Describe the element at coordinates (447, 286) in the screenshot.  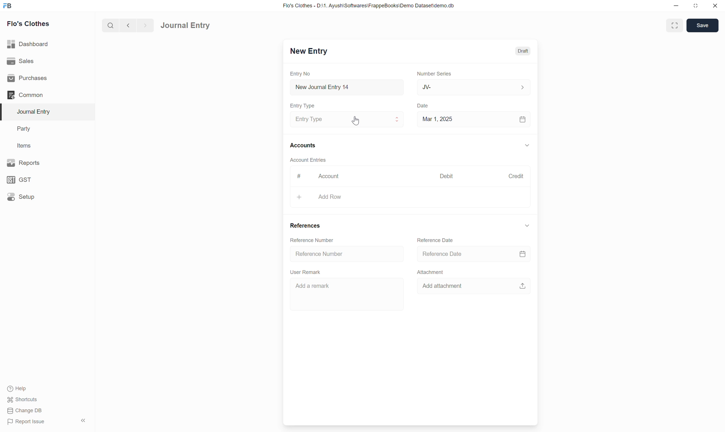
I see `Add attachment` at that location.